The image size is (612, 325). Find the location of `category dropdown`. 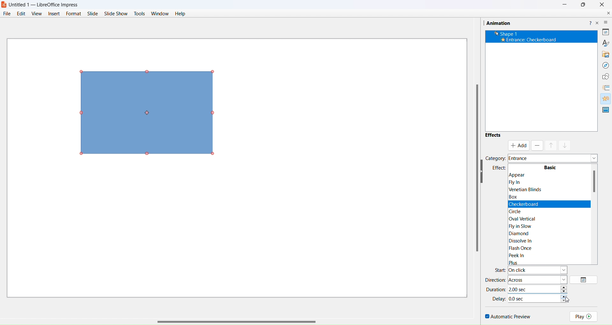

category dropdown is located at coordinates (553, 159).